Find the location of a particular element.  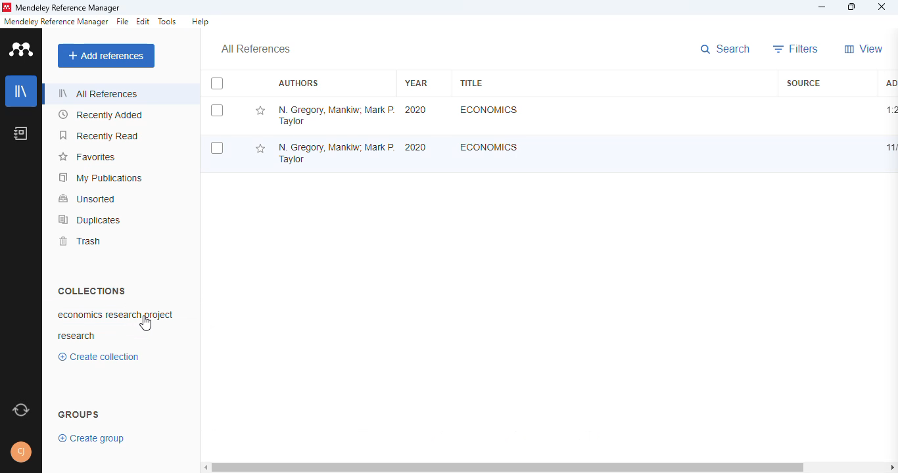

close is located at coordinates (882, 8).